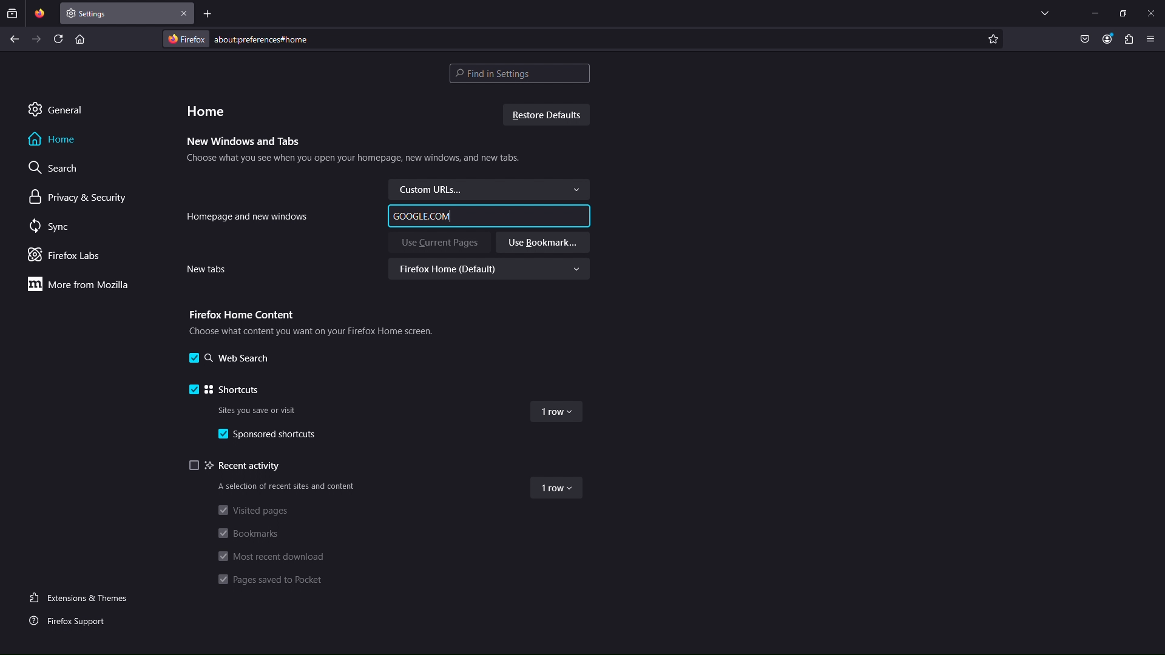  What do you see at coordinates (39, 13) in the screenshot?
I see `Pinned Tab` at bounding box center [39, 13].